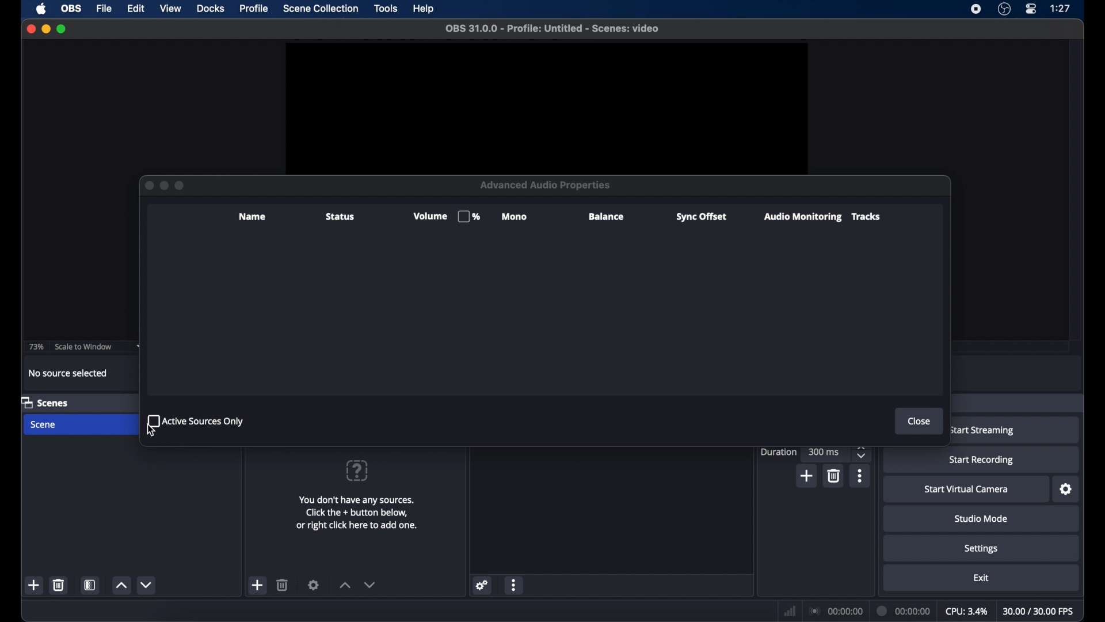 This screenshot has height=622, width=1105. Describe the element at coordinates (966, 490) in the screenshot. I see `start virtual camera` at that location.